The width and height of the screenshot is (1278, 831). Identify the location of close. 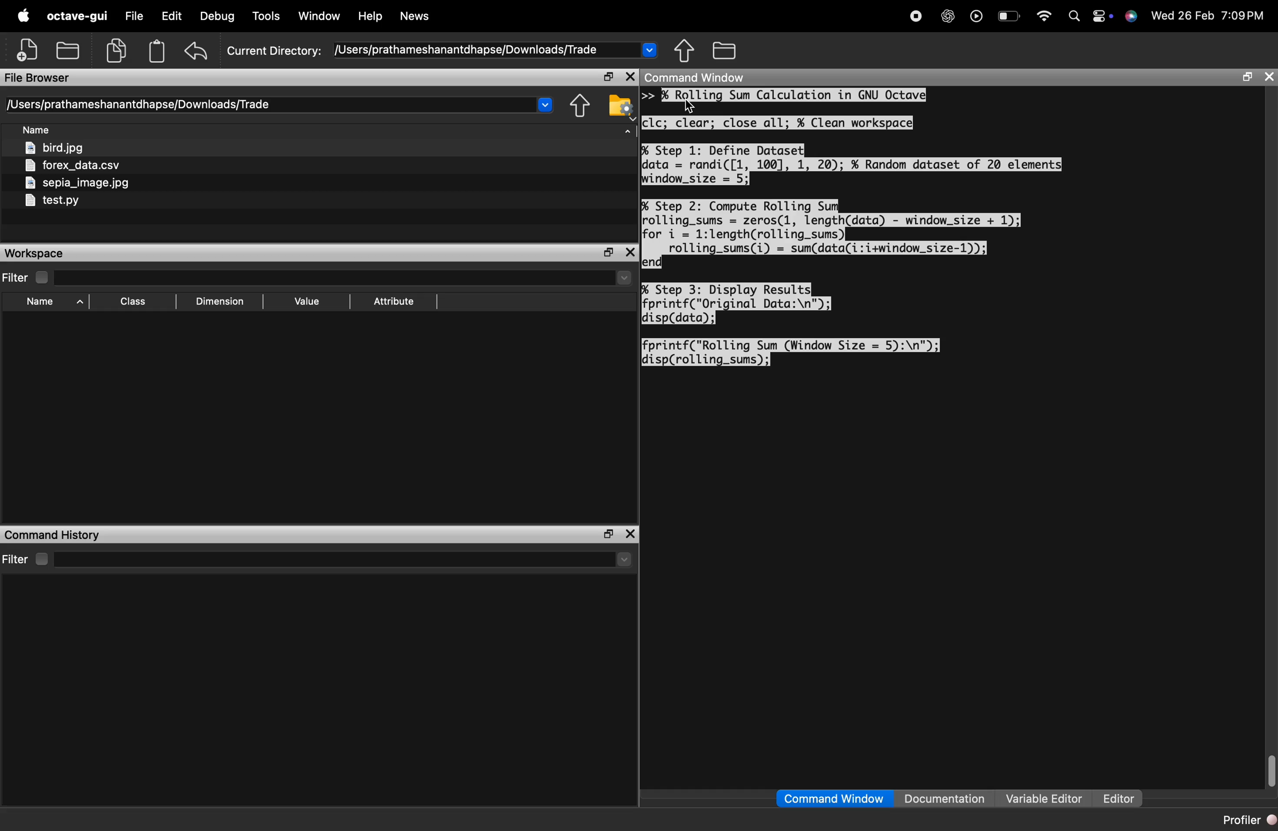
(631, 77).